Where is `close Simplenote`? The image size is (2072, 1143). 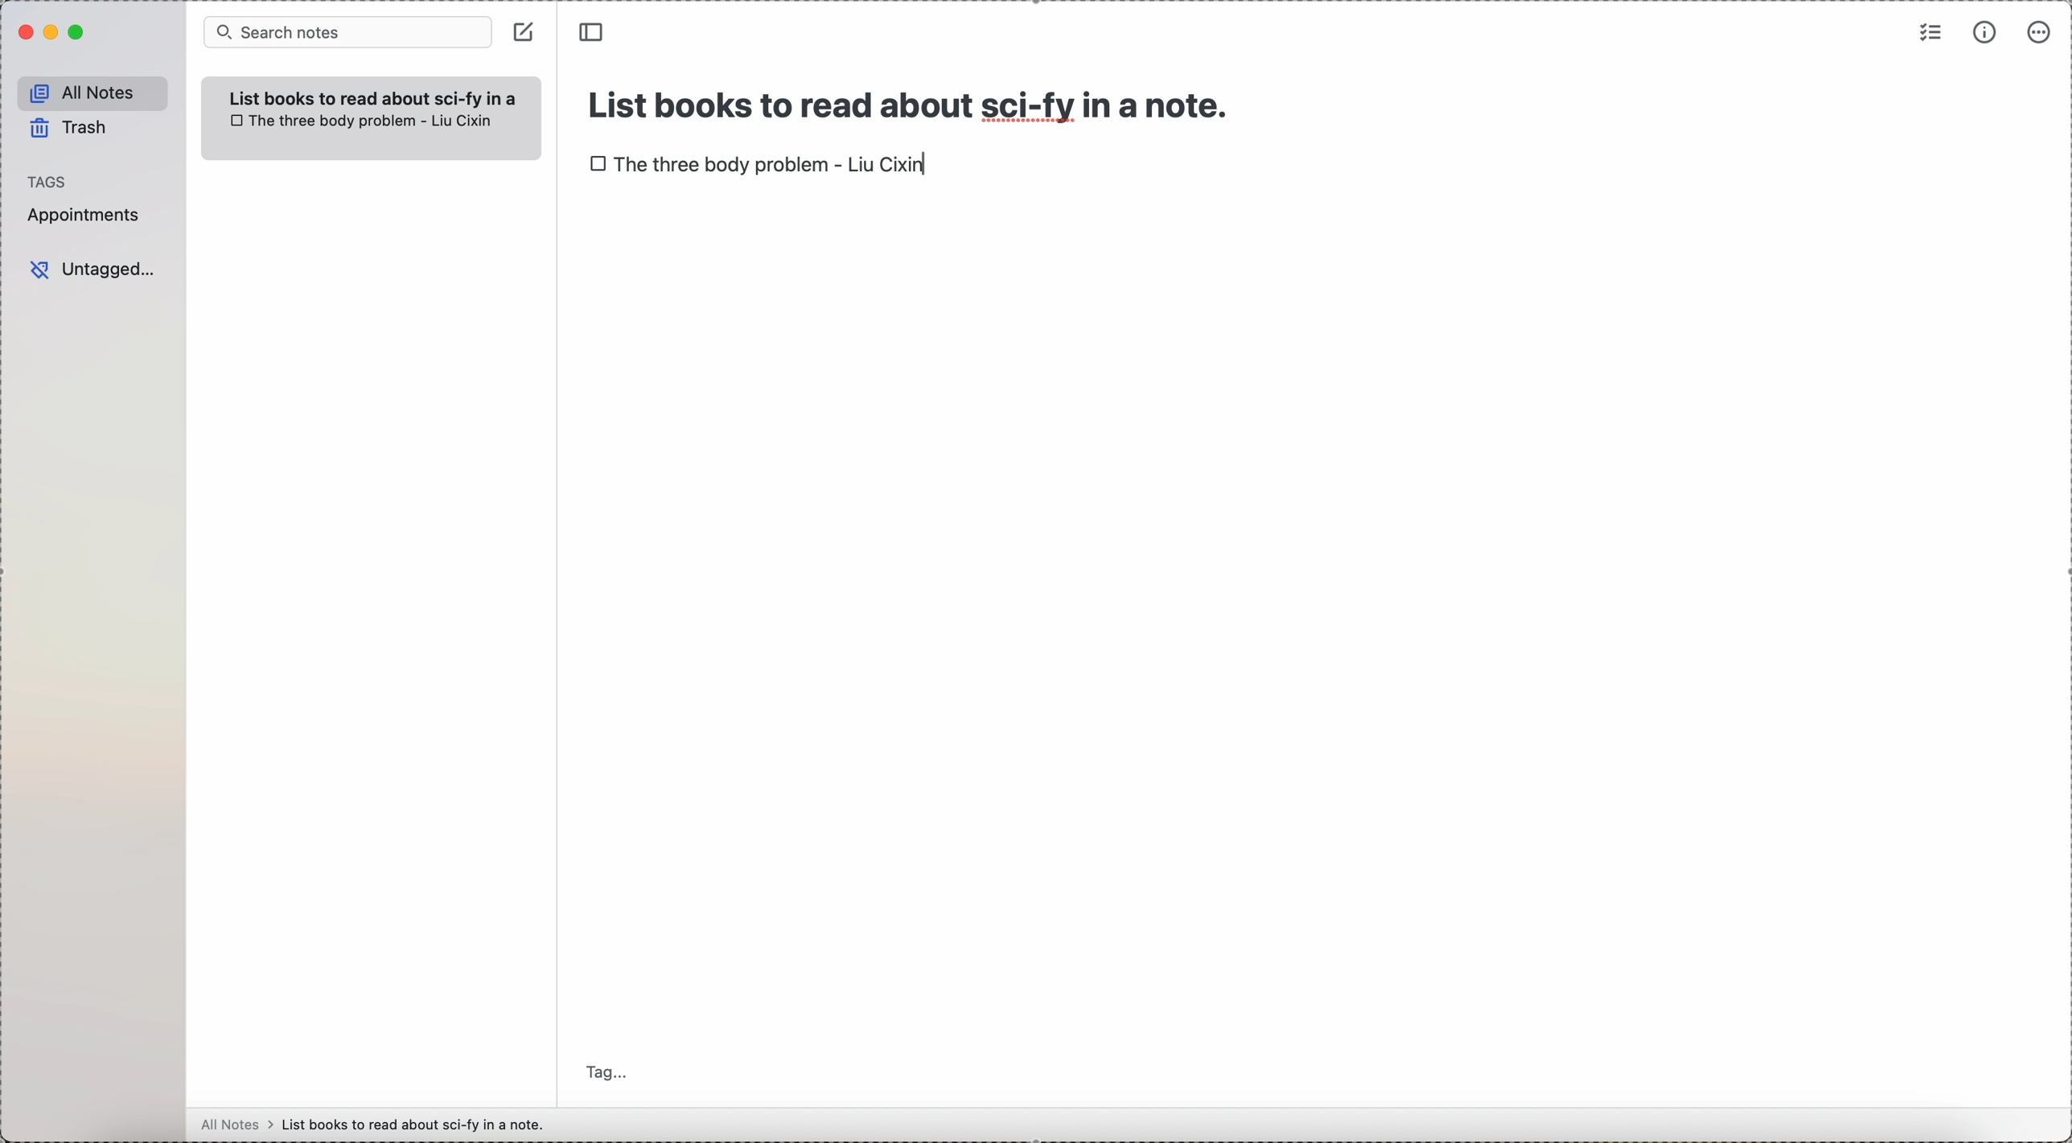 close Simplenote is located at coordinates (23, 32).